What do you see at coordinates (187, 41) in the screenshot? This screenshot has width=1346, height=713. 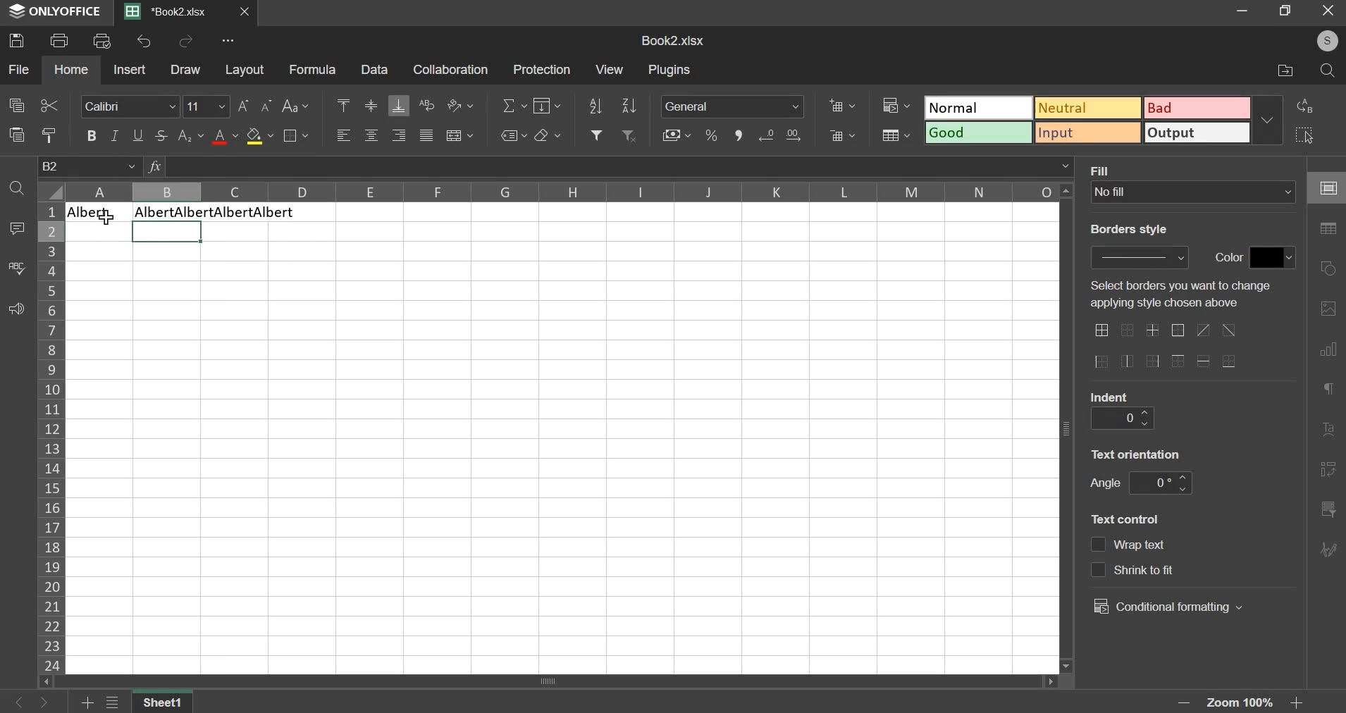 I see `redo` at bounding box center [187, 41].